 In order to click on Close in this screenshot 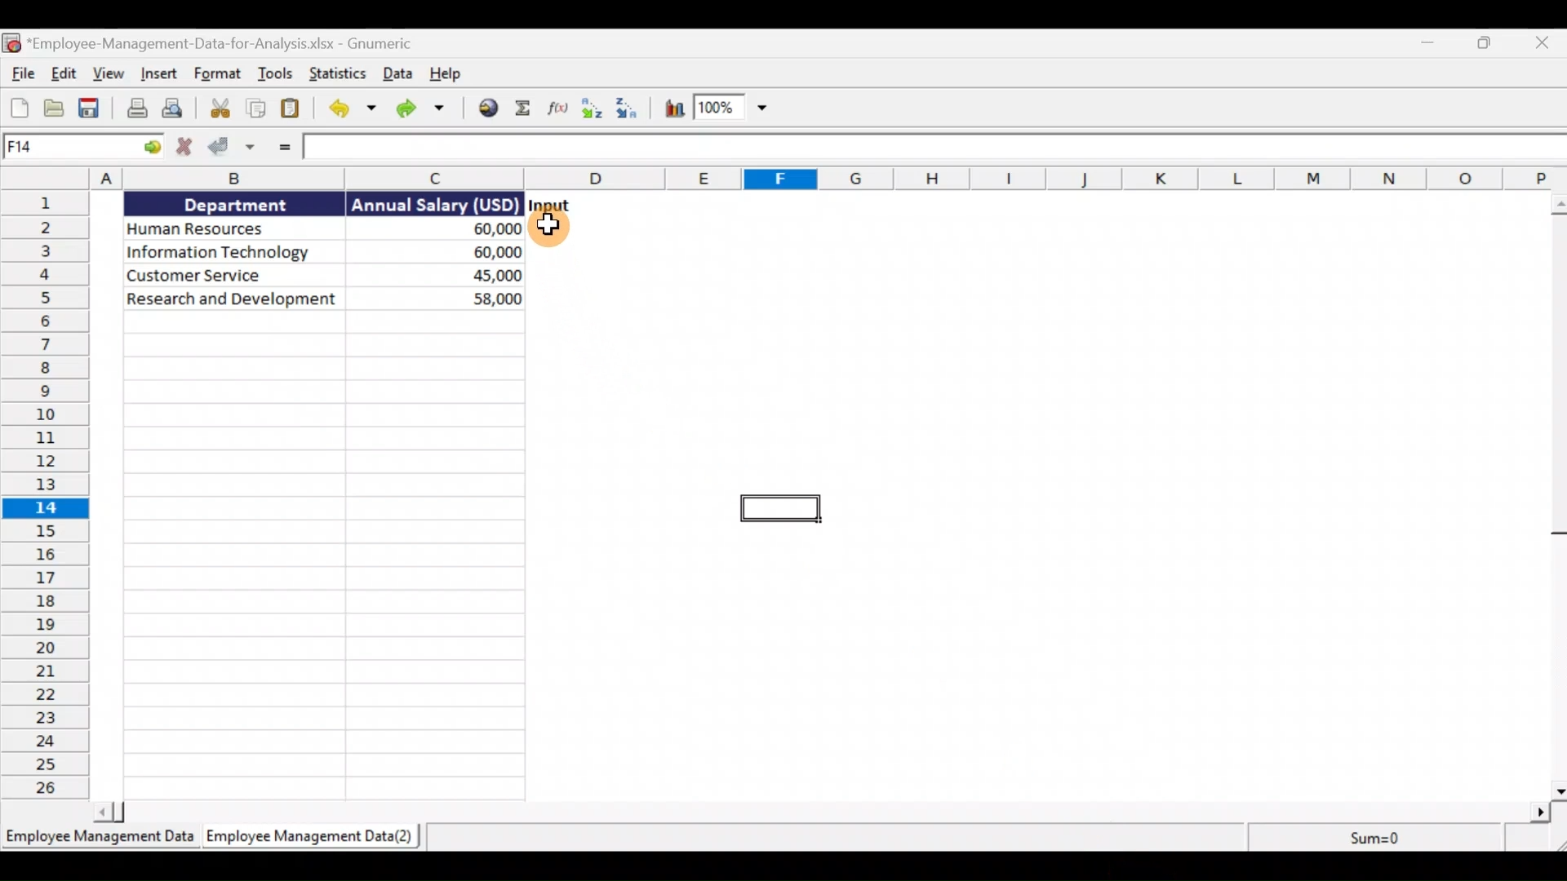, I will do `click(1543, 43)`.